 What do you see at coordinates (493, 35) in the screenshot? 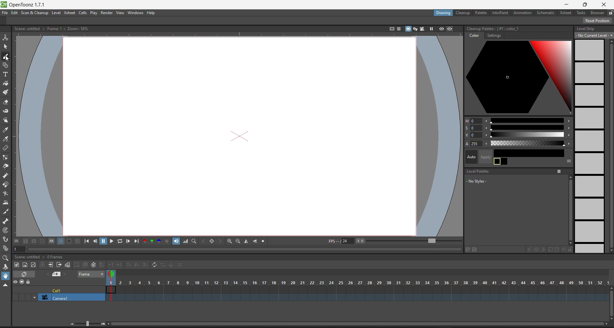
I see `settings` at bounding box center [493, 35].